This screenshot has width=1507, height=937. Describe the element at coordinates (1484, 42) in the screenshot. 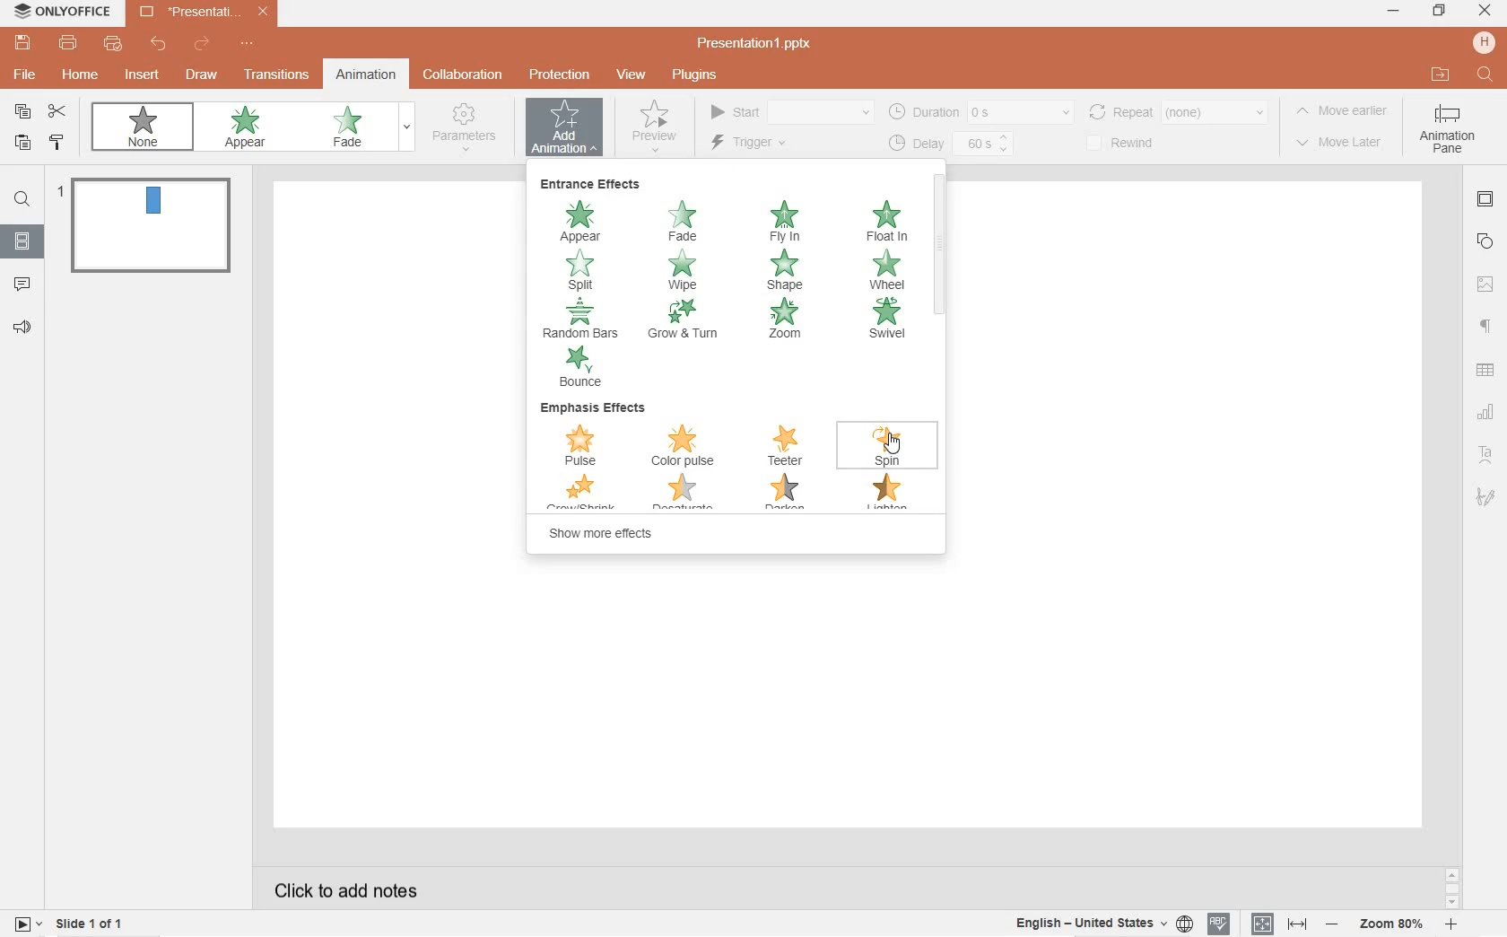

I see `HP` at that location.